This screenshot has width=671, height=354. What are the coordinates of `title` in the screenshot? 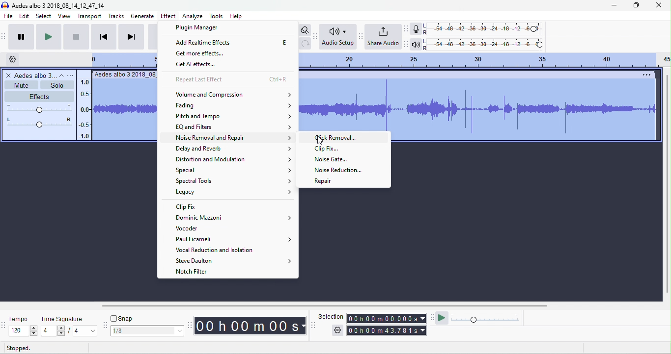 It's located at (58, 5).